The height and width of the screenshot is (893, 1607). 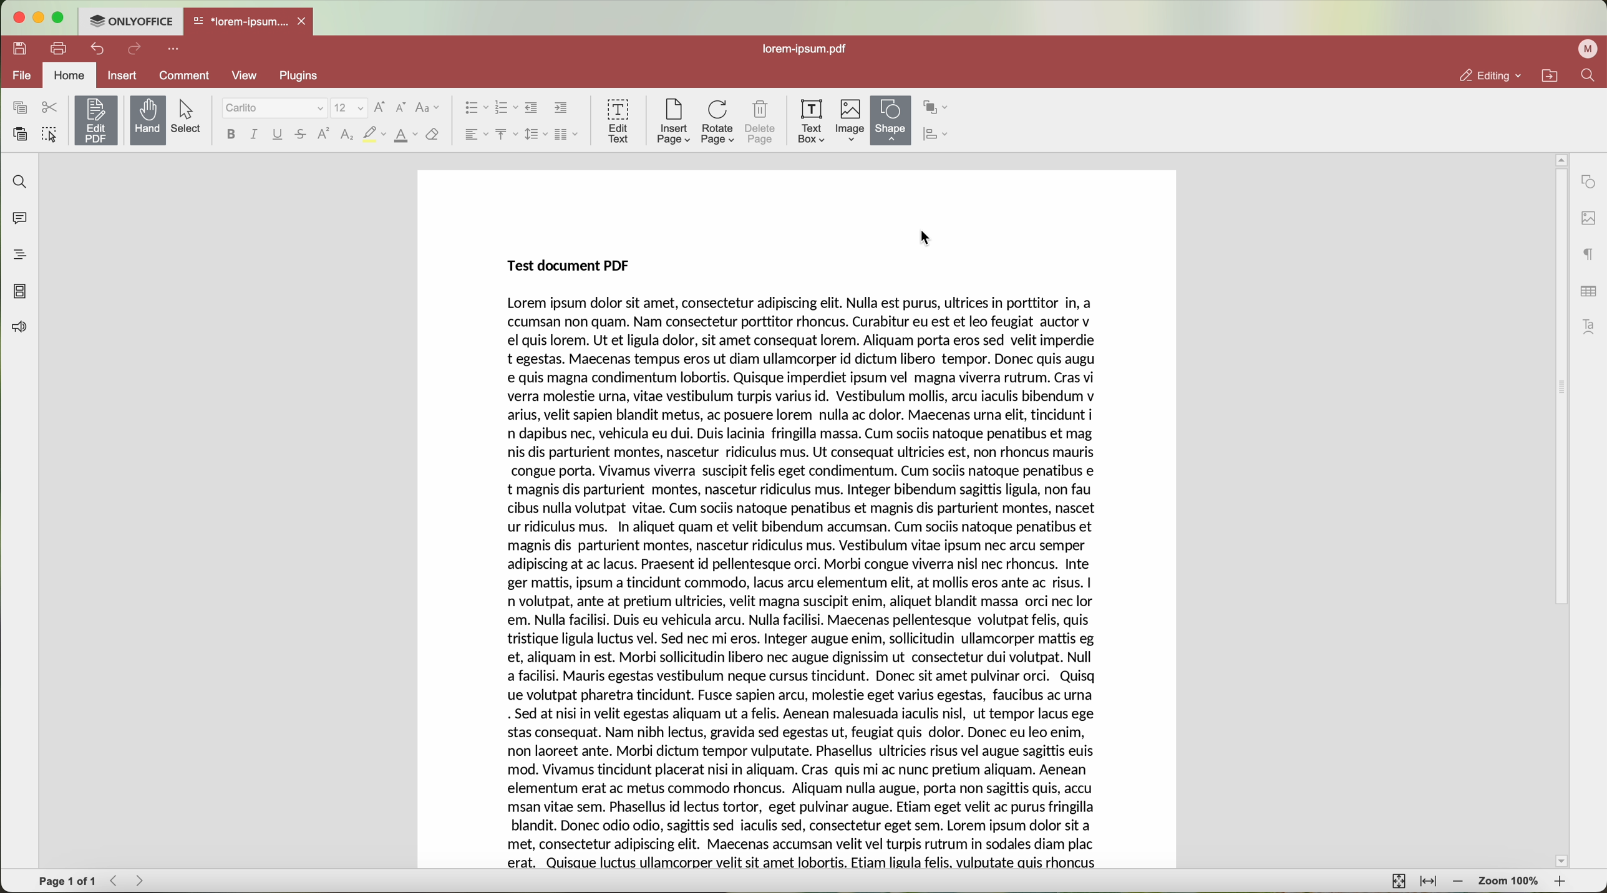 What do you see at coordinates (942, 135) in the screenshot?
I see `align shape` at bounding box center [942, 135].